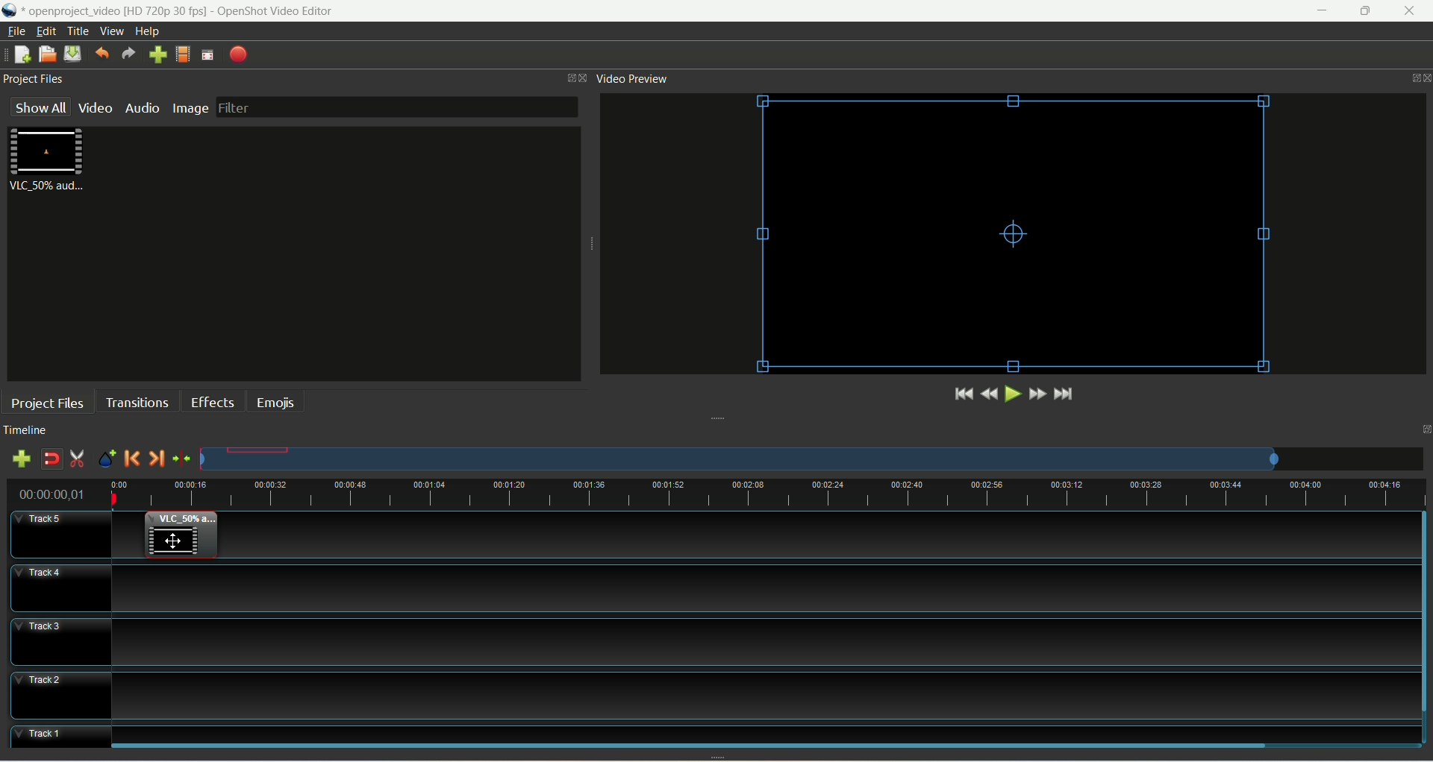  What do you see at coordinates (634, 80) in the screenshot?
I see `video preview` at bounding box center [634, 80].